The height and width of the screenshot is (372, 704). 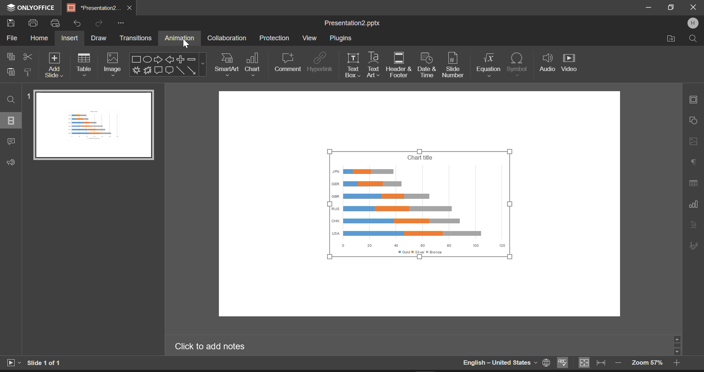 I want to click on Paste, so click(x=11, y=73).